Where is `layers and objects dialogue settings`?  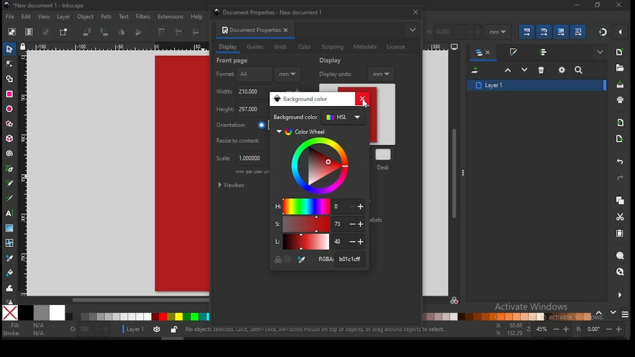
layers and objects dialogue settings is located at coordinates (562, 70).